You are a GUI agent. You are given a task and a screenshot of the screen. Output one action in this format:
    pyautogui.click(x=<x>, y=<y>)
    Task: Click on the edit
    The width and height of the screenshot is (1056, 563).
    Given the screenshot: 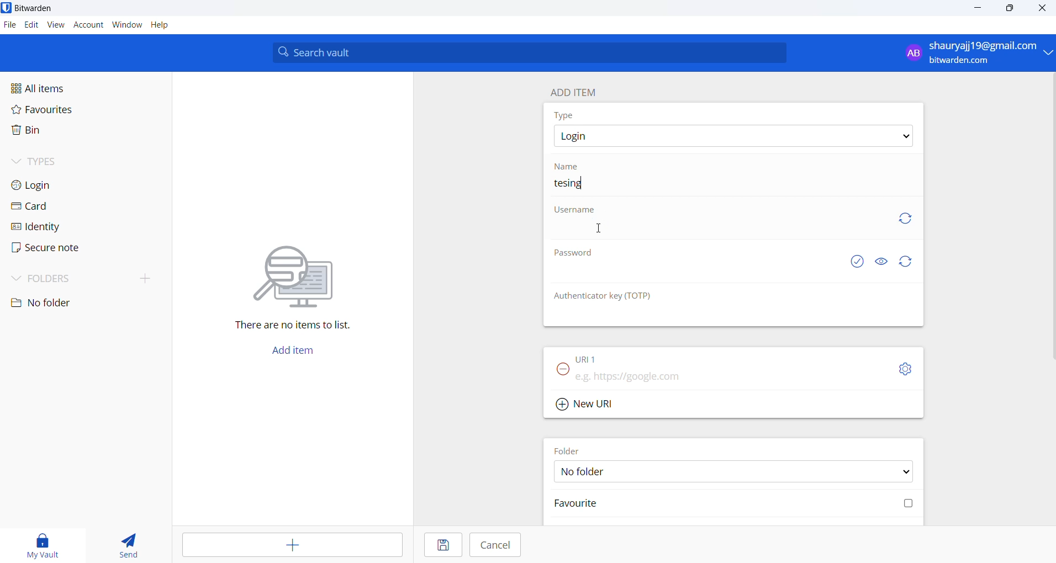 What is the action you would take?
    pyautogui.click(x=31, y=26)
    